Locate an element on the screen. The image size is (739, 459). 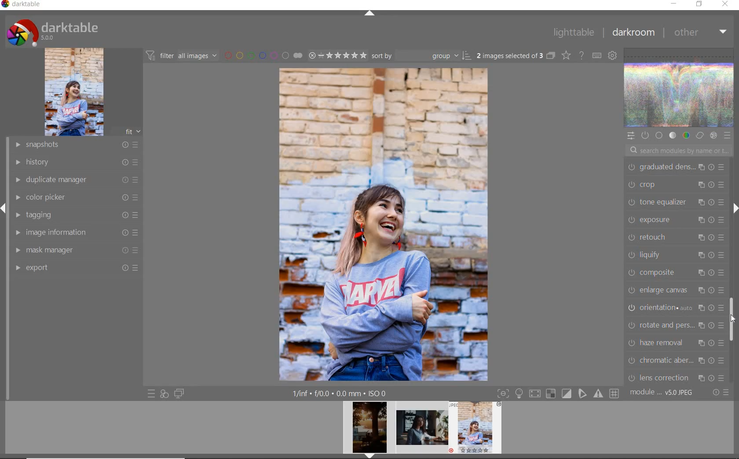
orientation is located at coordinates (675, 309).